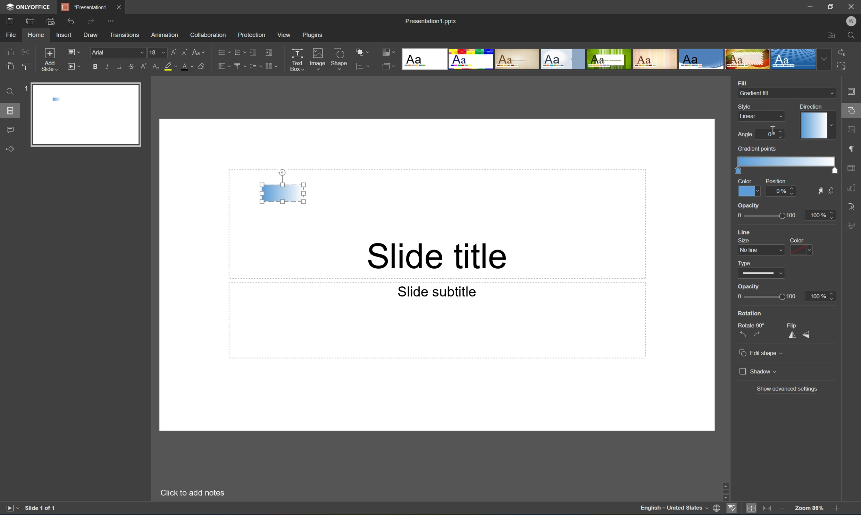  What do you see at coordinates (27, 7) in the screenshot?
I see `ONYOFFICE` at bounding box center [27, 7].